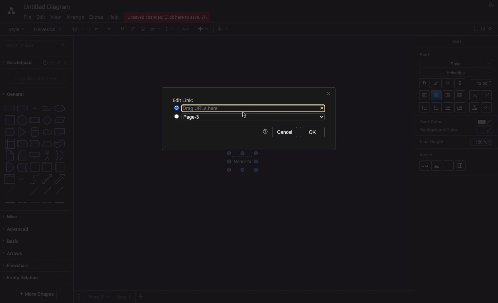  I want to click on Extras, so click(96, 17).